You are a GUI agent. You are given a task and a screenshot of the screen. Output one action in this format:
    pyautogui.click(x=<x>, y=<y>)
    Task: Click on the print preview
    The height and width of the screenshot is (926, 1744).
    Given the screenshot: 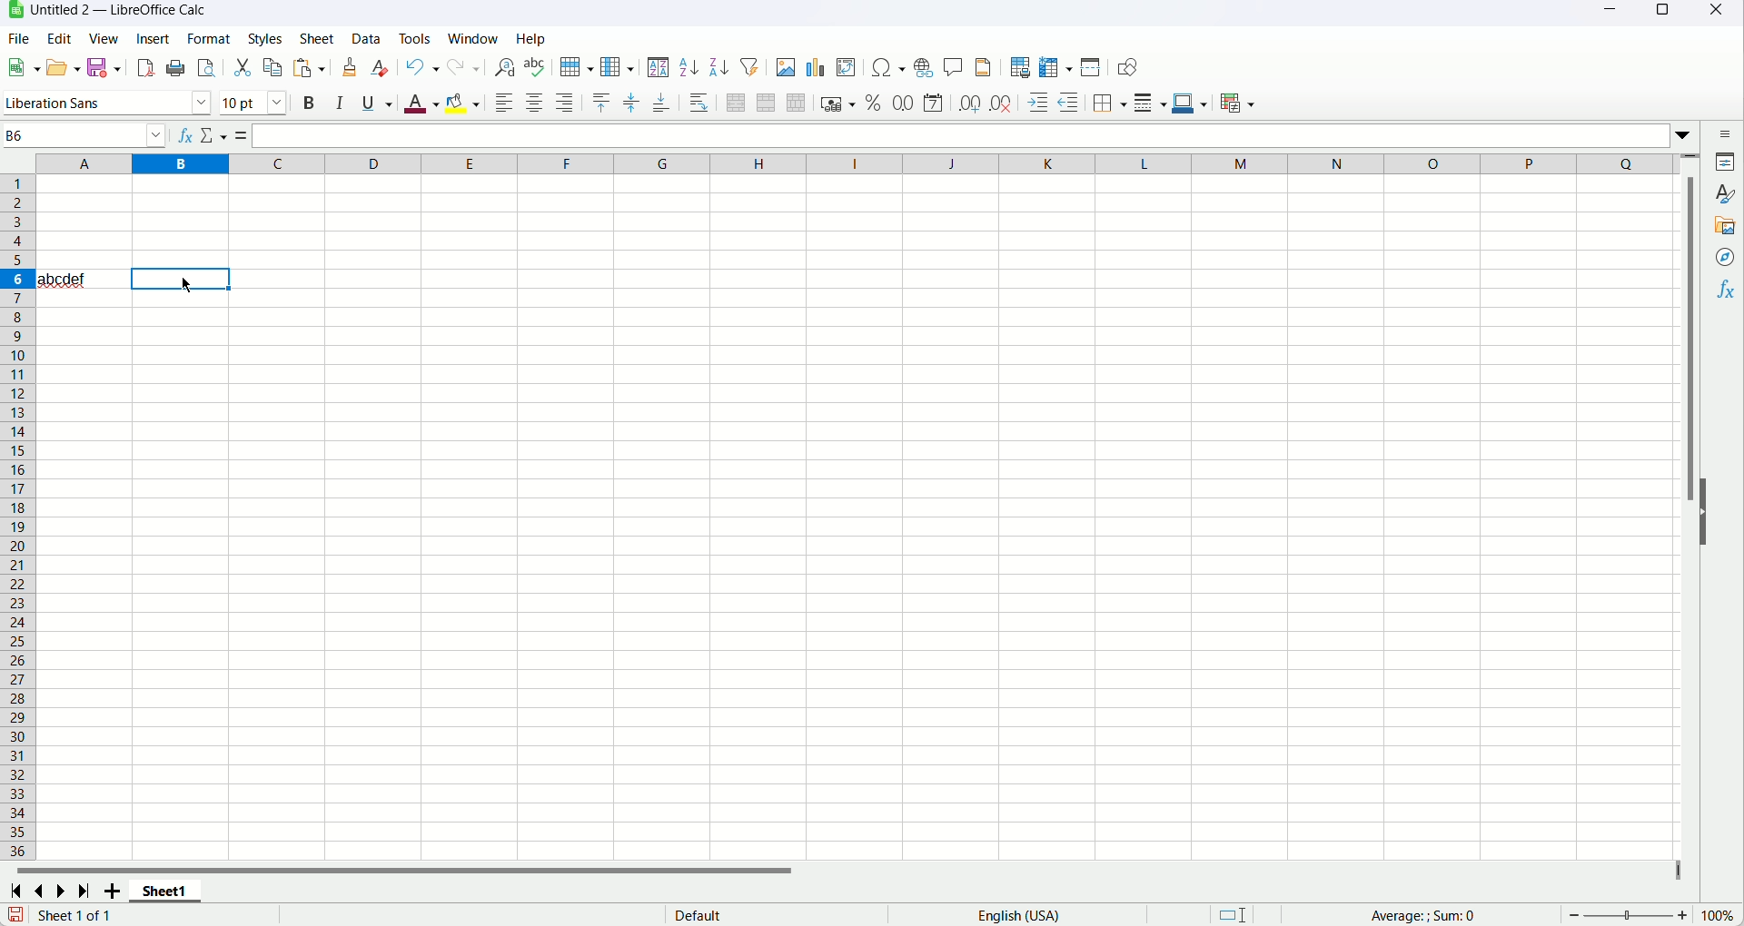 What is the action you would take?
    pyautogui.click(x=207, y=67)
    